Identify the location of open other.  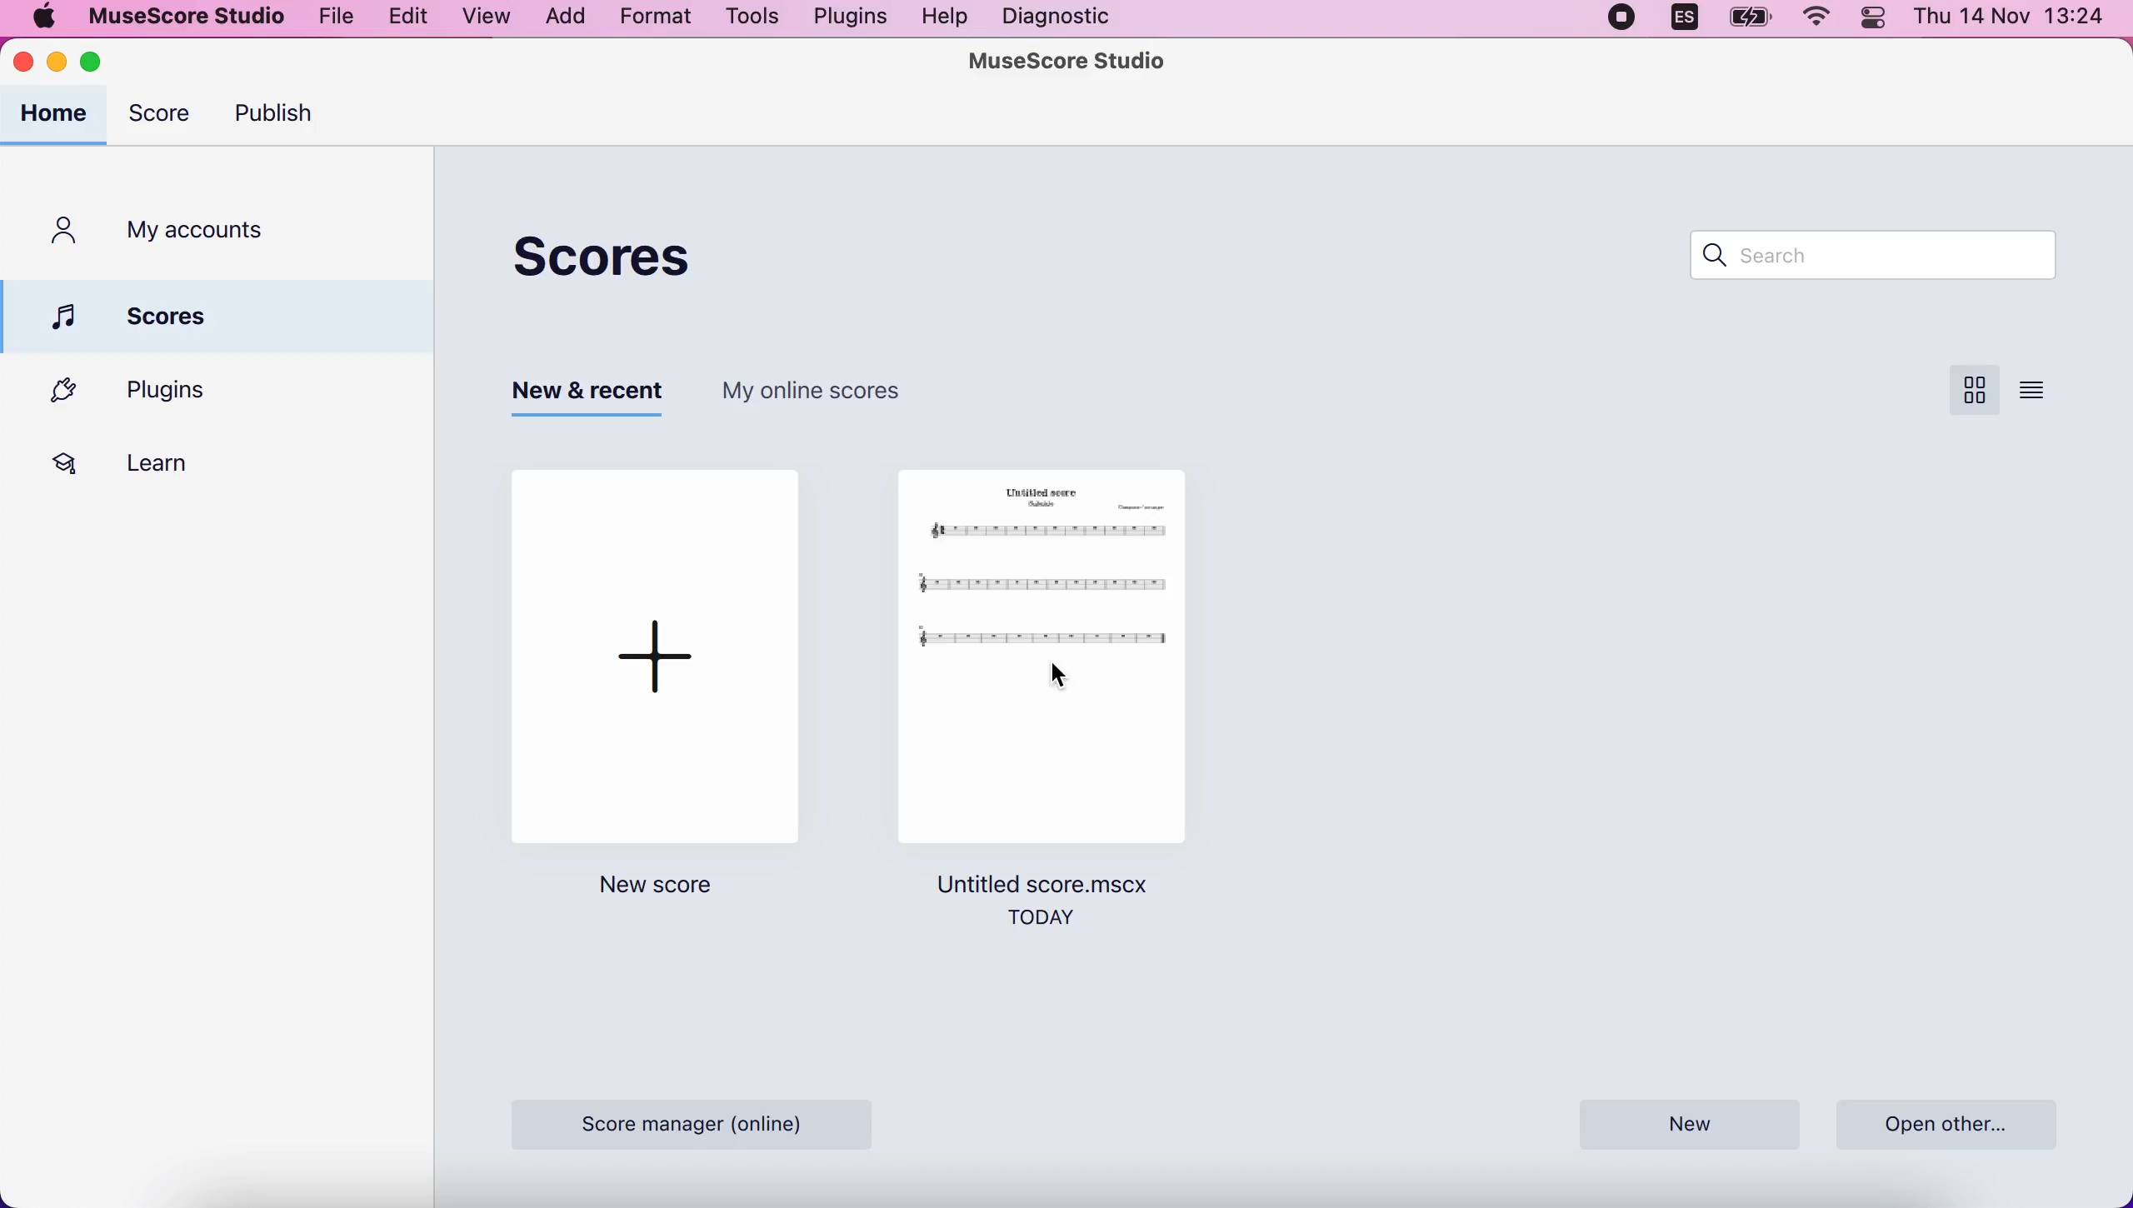
(1955, 1122).